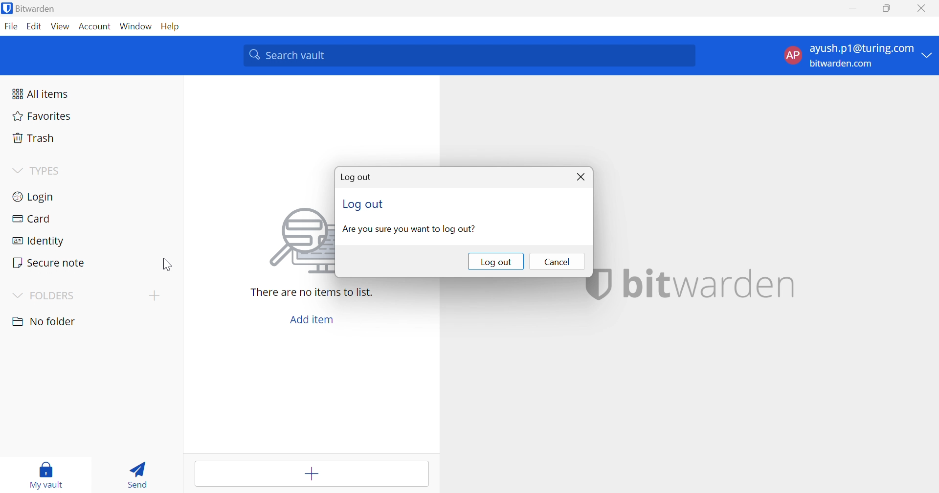 The width and height of the screenshot is (939, 493). What do you see at coordinates (171, 26) in the screenshot?
I see `Help` at bounding box center [171, 26].